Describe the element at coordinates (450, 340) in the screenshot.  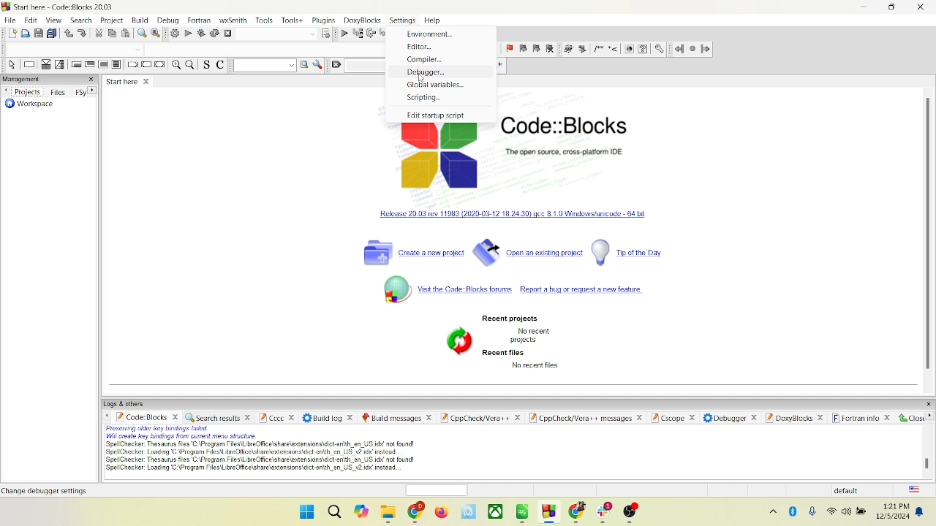
I see `symbol` at that location.